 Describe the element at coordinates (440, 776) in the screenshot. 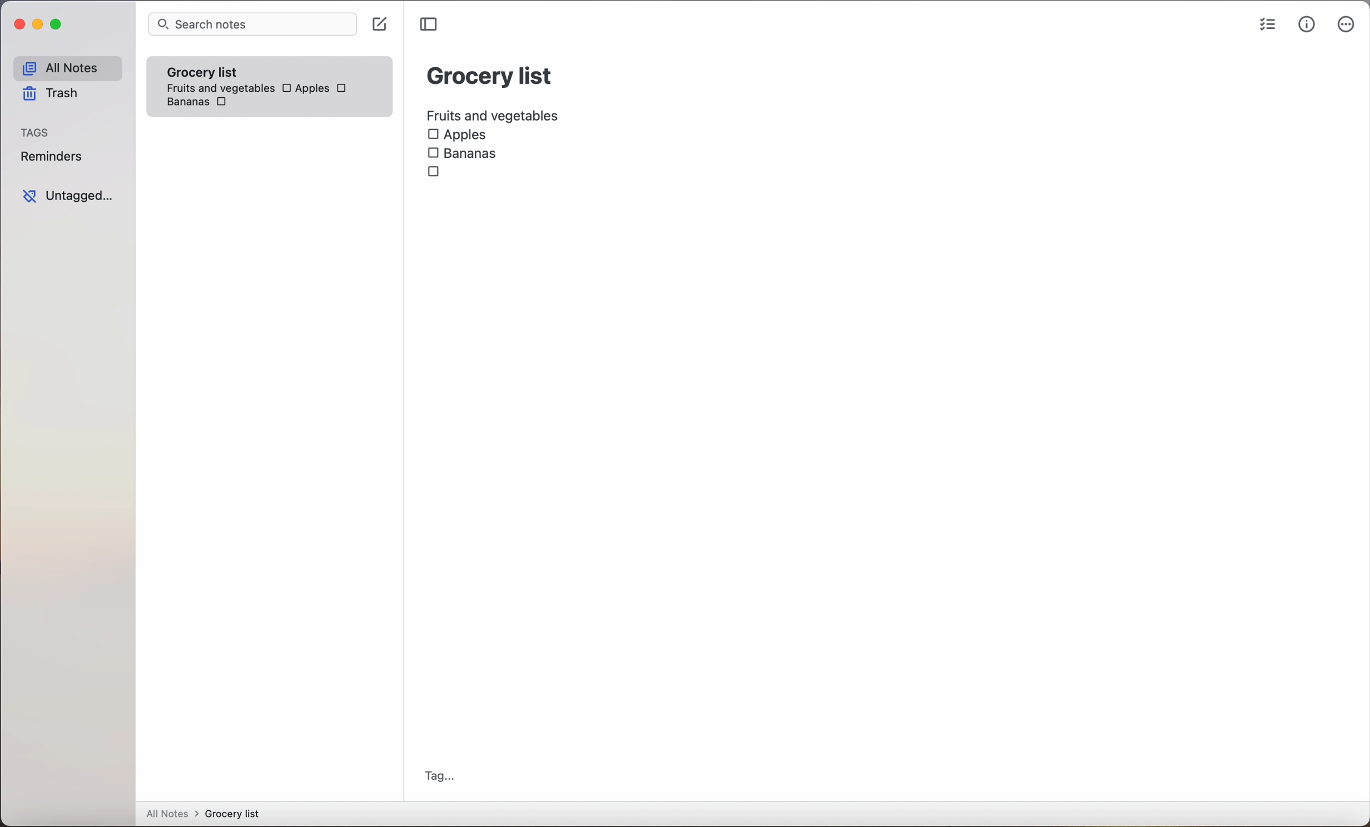

I see `tag` at that location.